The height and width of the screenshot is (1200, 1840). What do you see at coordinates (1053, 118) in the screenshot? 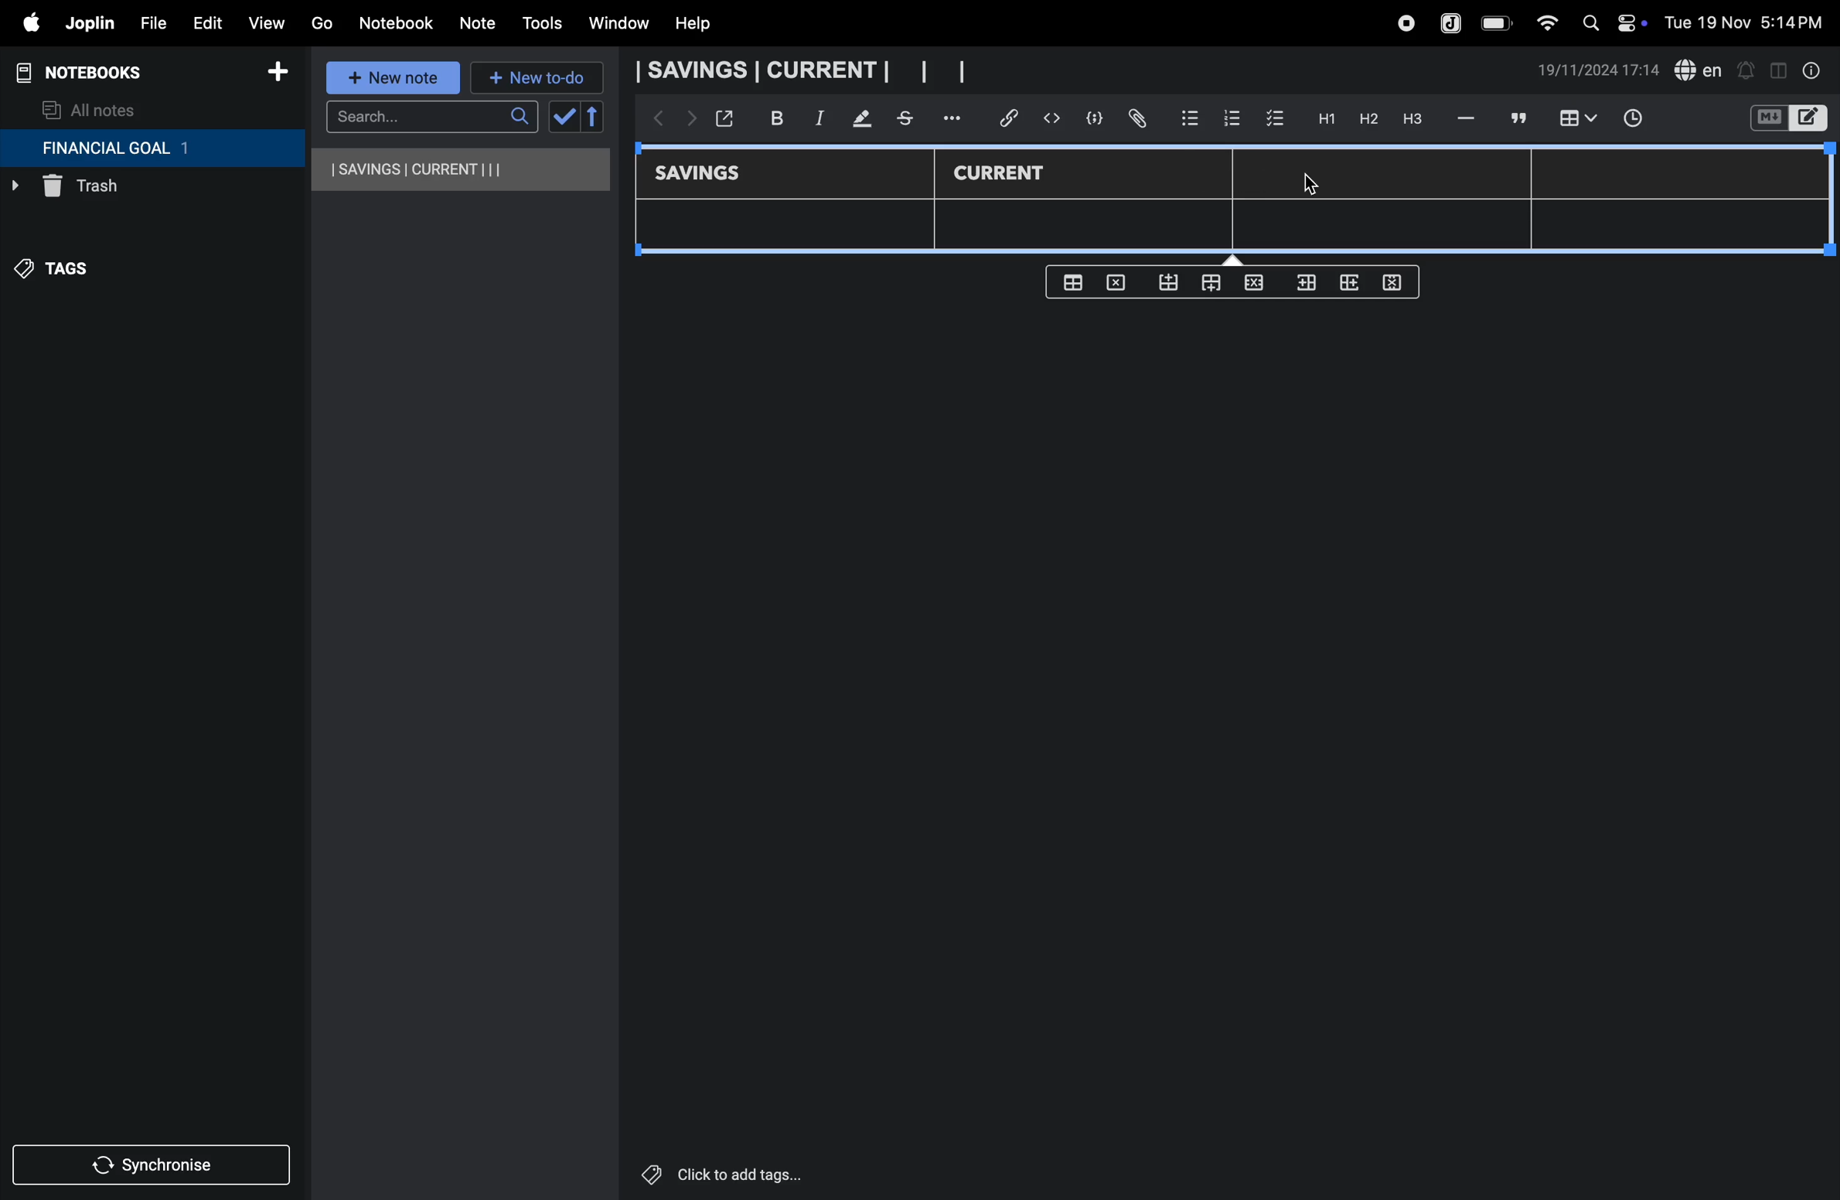
I see `insert code` at bounding box center [1053, 118].